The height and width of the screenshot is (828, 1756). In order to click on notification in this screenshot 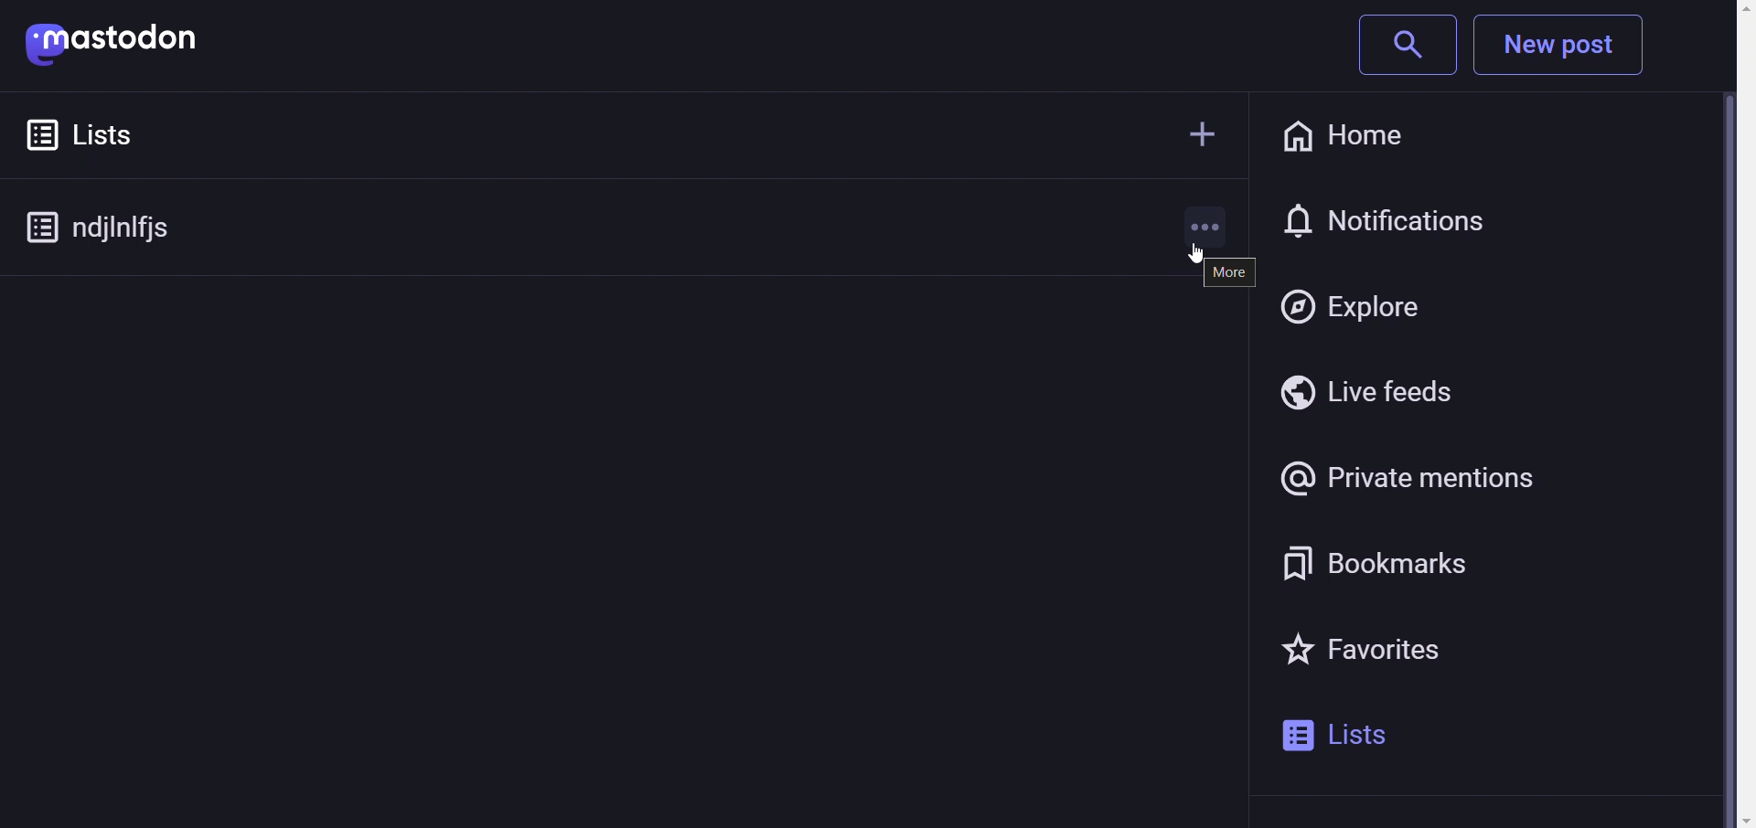, I will do `click(1393, 222)`.